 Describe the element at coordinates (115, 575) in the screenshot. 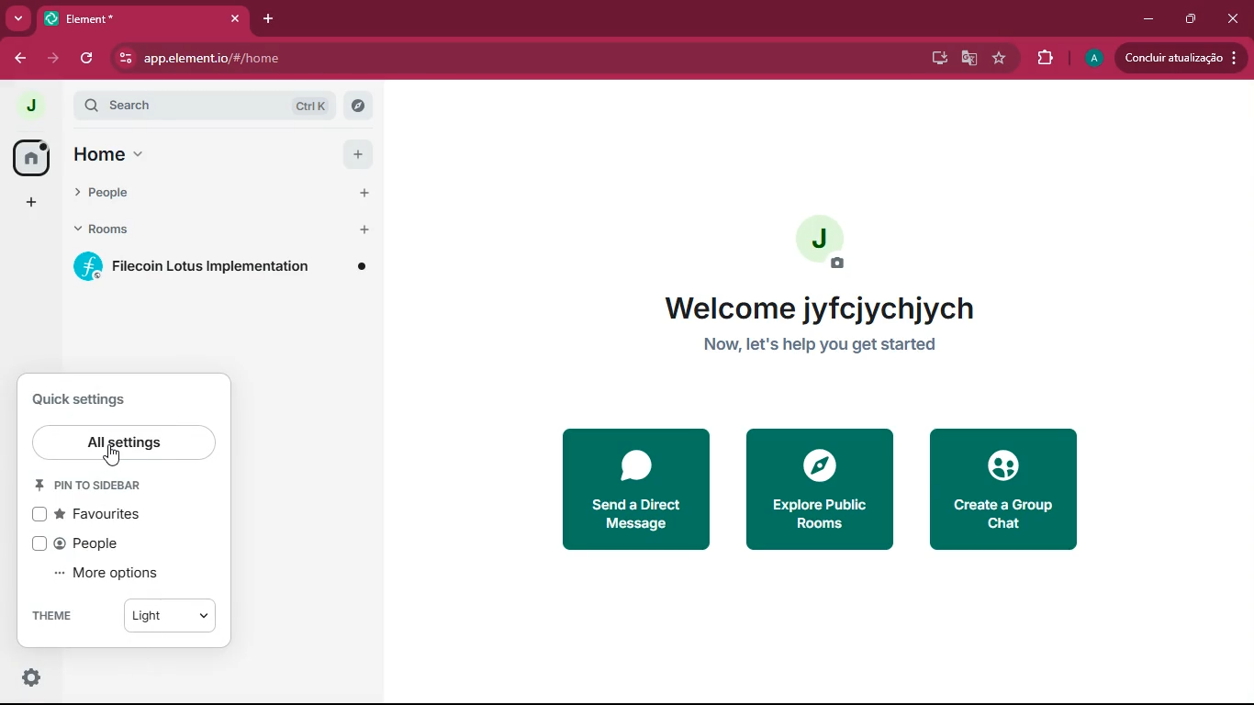

I see `more options` at that location.